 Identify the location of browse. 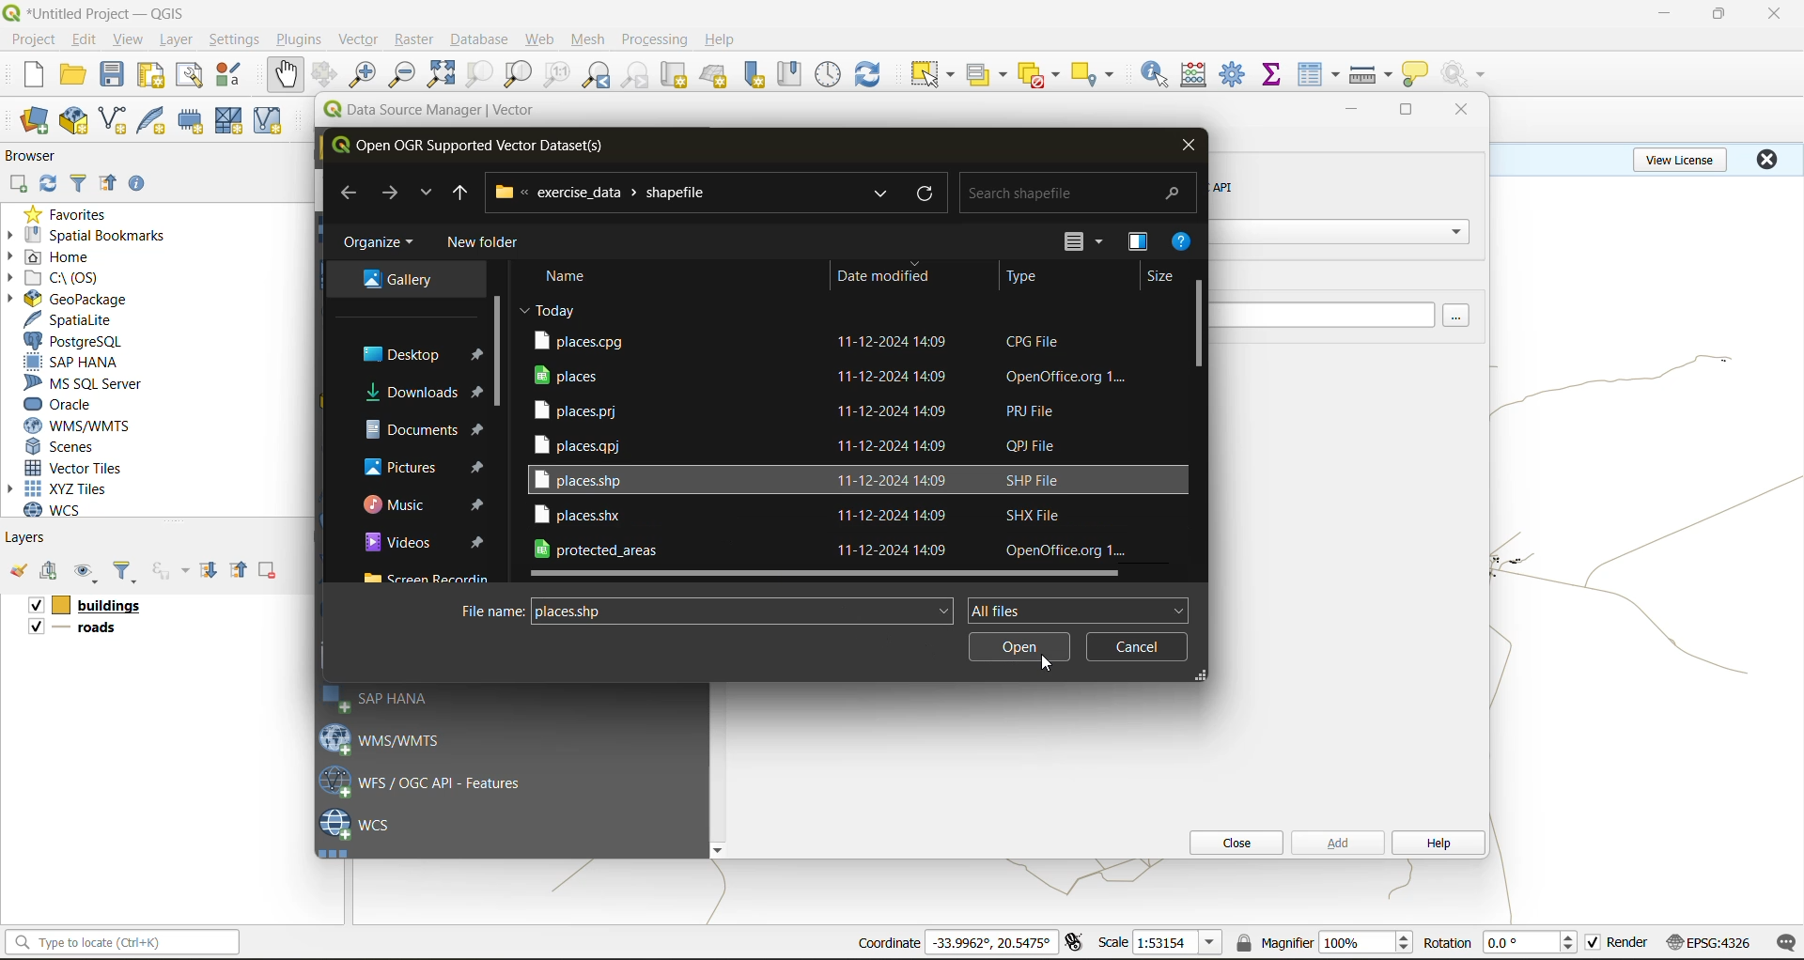
(1462, 317).